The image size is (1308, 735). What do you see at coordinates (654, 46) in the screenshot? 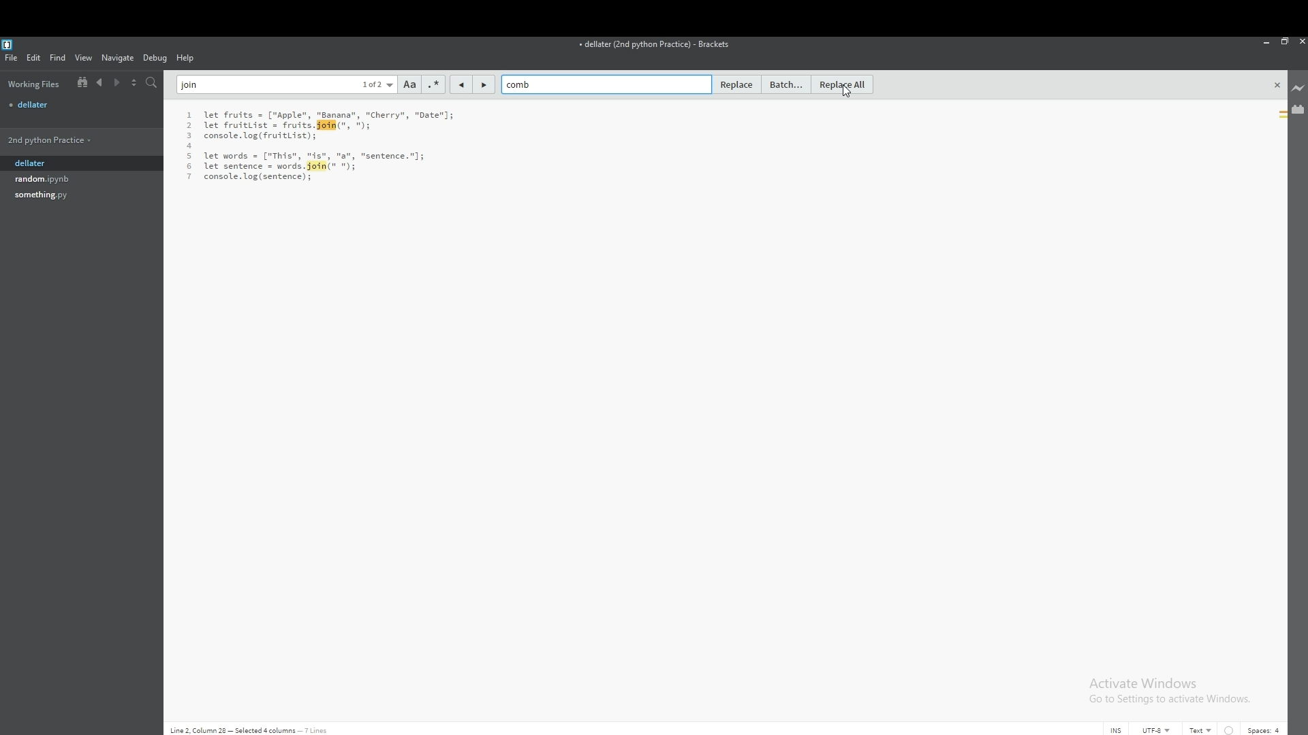
I see `file name` at bounding box center [654, 46].